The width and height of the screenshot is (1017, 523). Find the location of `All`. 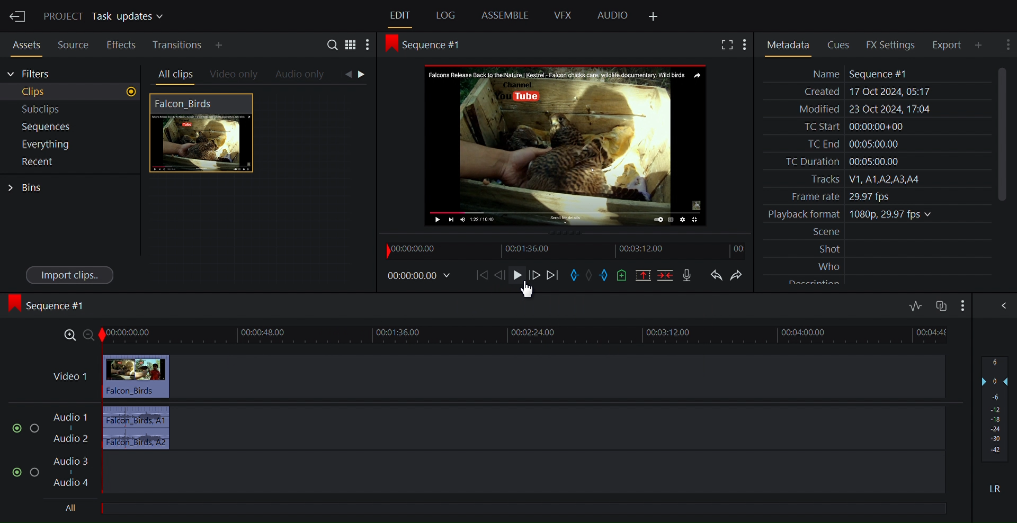

All is located at coordinates (72, 508).